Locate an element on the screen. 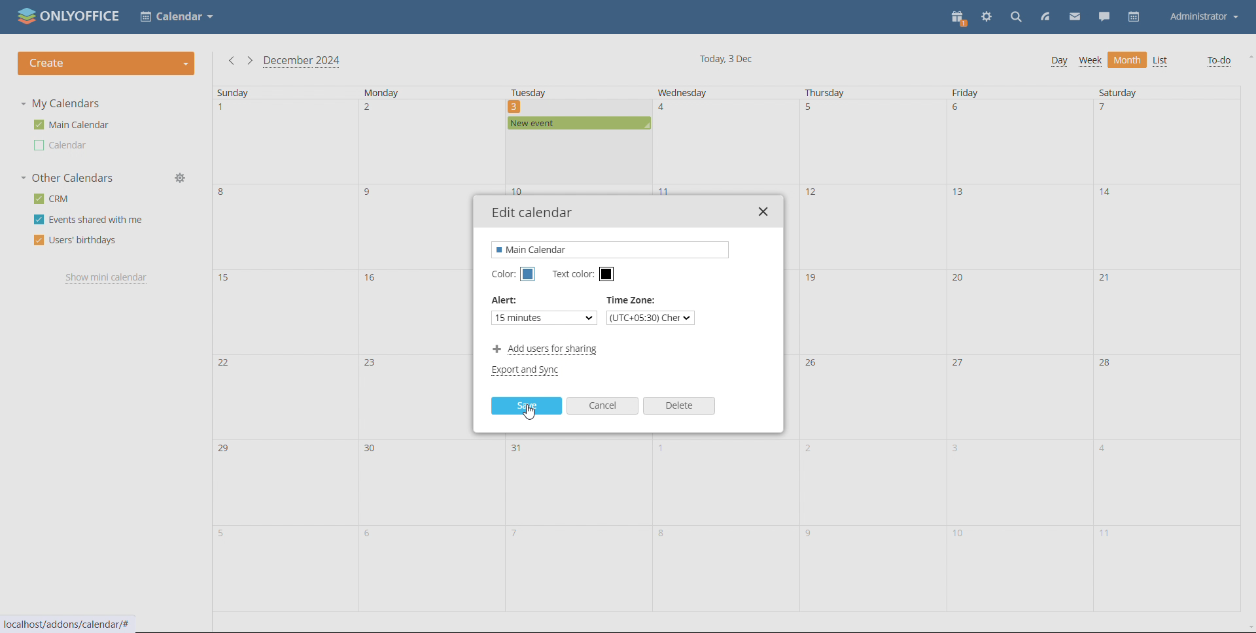  date is located at coordinates (576, 568).